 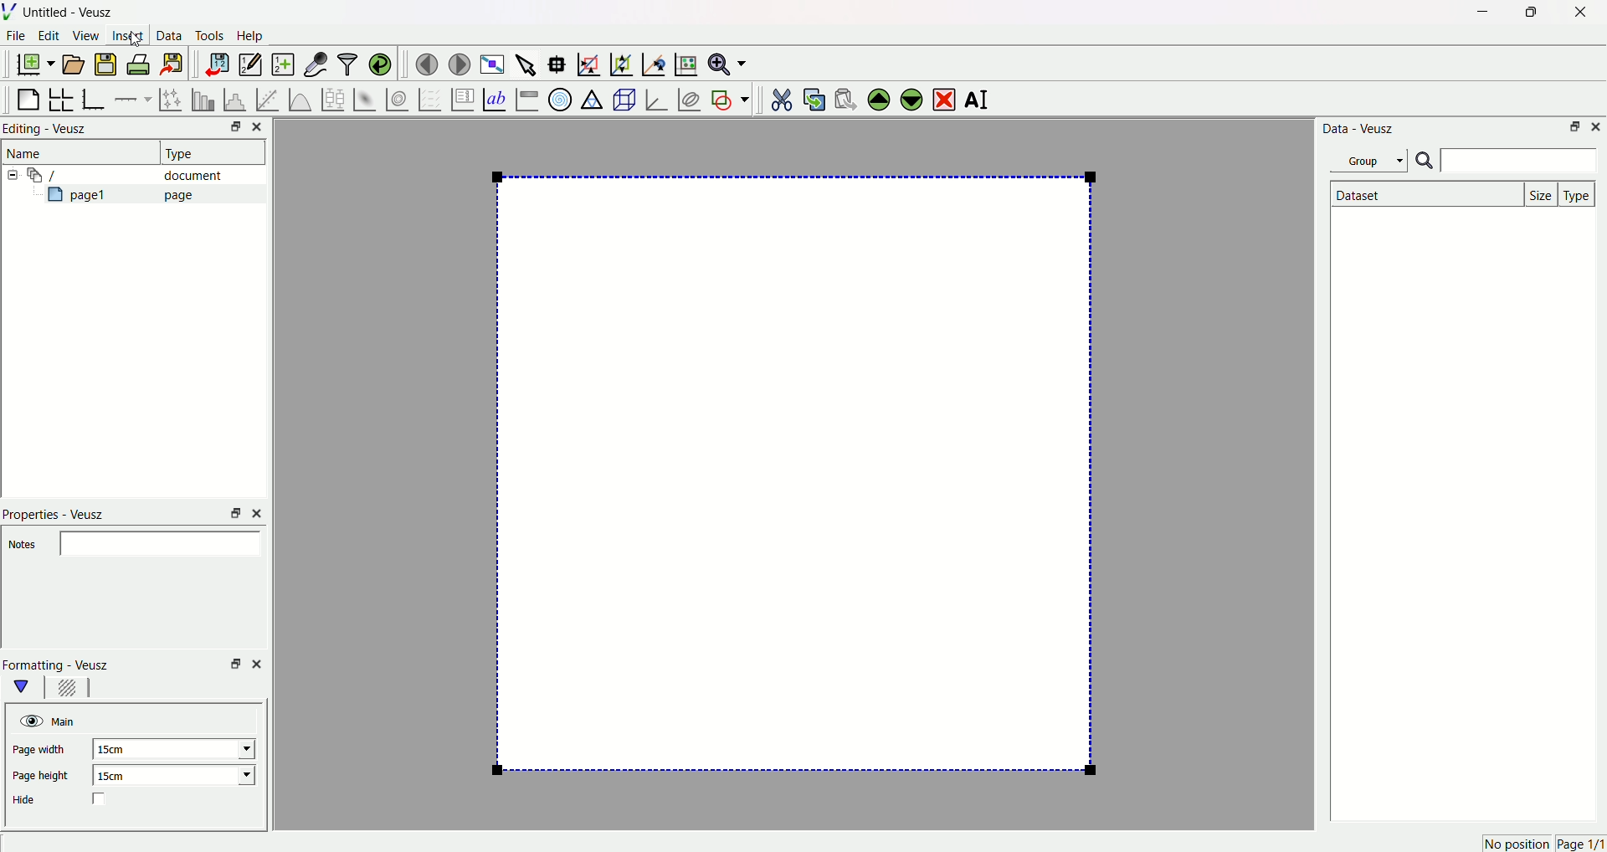 I want to click on add axis, so click(x=133, y=96).